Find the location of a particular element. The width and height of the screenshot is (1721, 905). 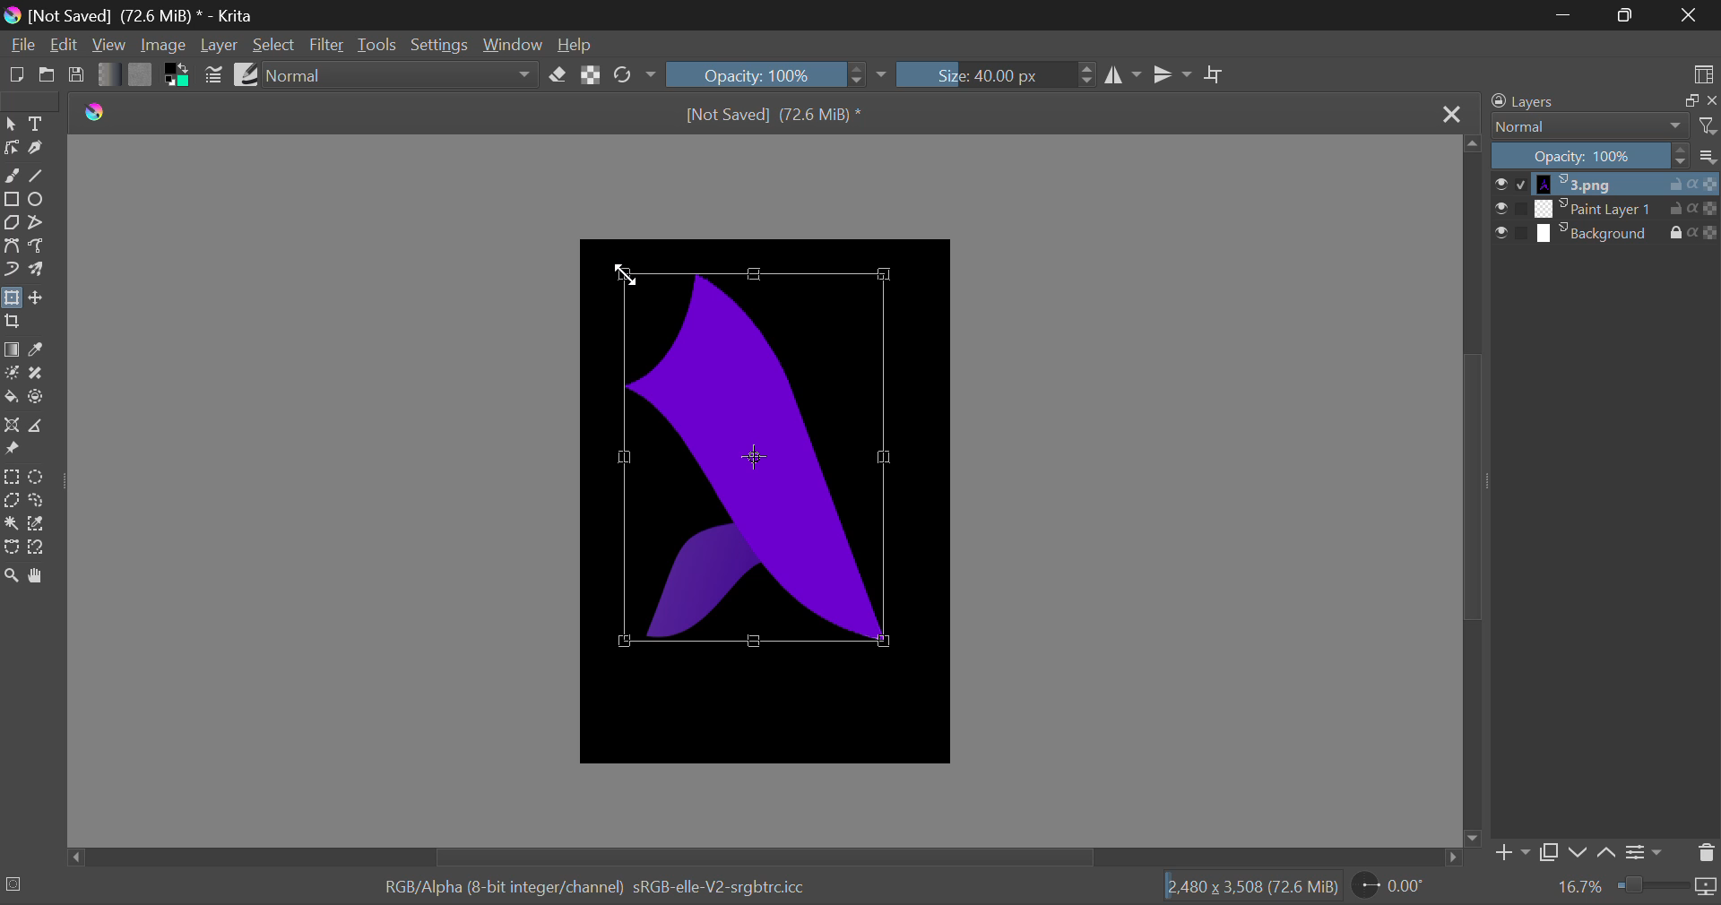

Image is located at coordinates (166, 47).